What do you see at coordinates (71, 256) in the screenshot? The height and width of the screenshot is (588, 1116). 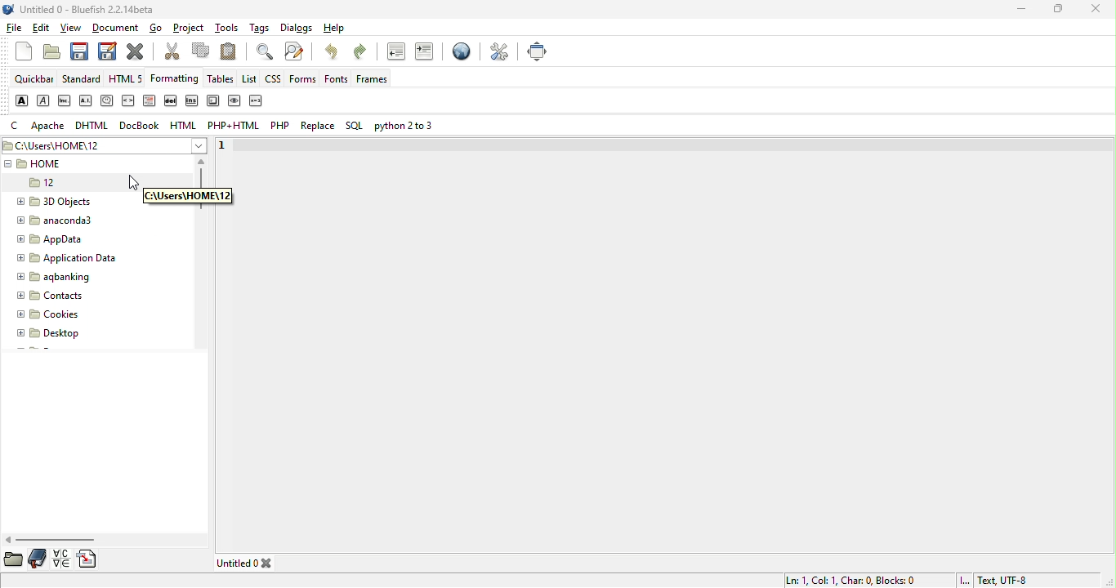 I see `application data` at bounding box center [71, 256].